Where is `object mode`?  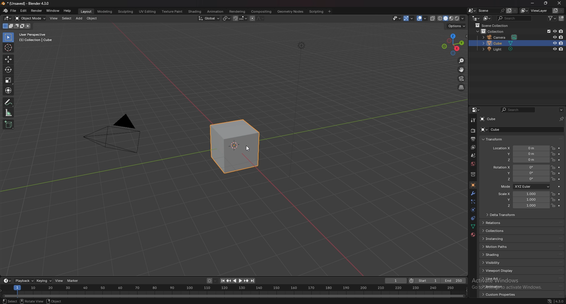
object mode is located at coordinates (30, 18).